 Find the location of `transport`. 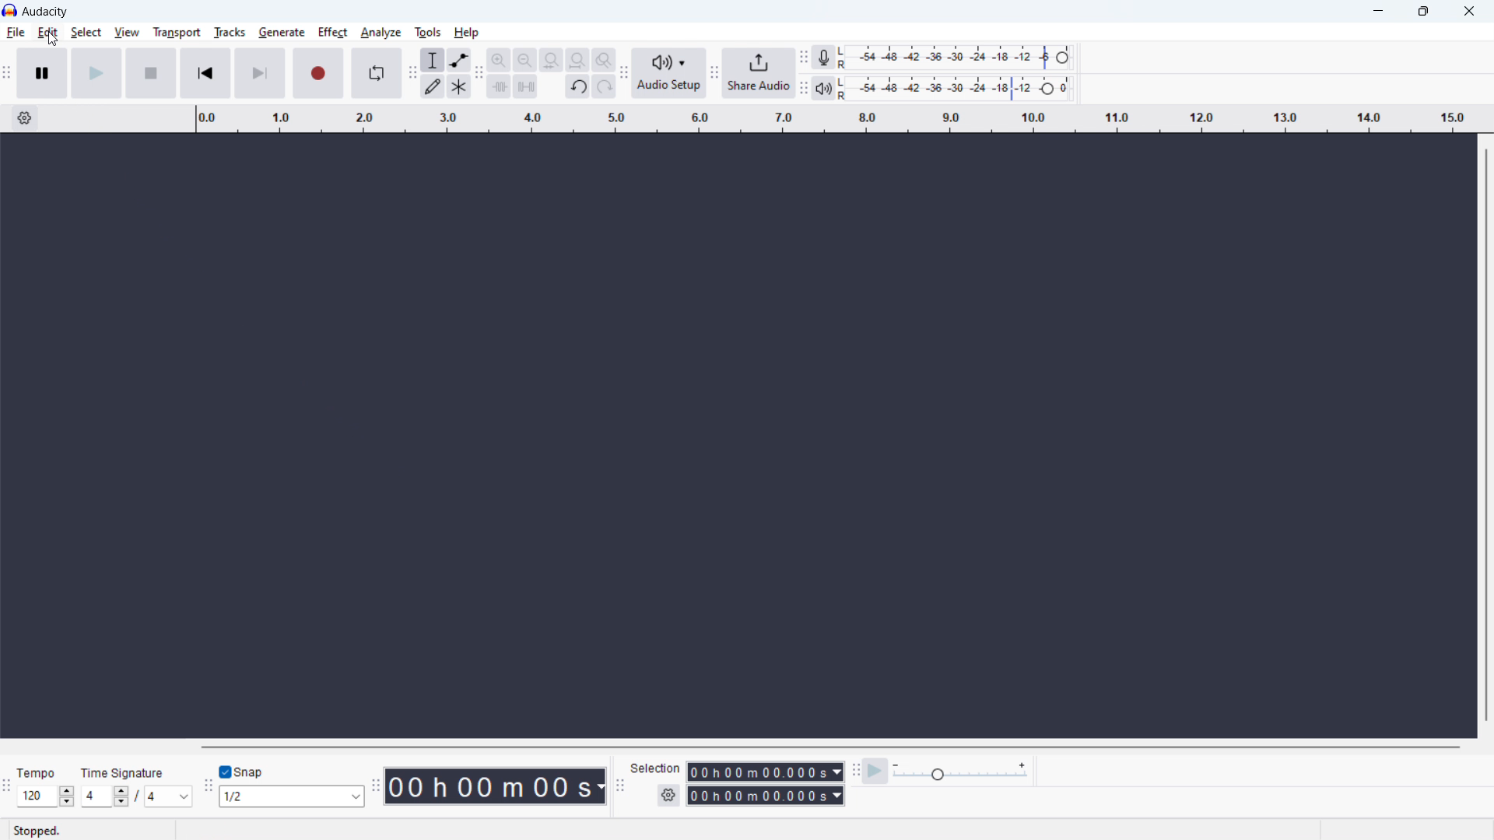

transport is located at coordinates (177, 33).